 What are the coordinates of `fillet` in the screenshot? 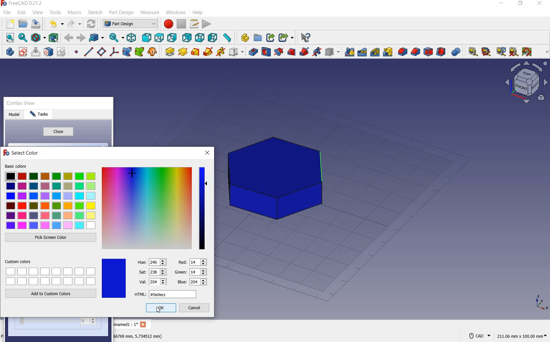 It's located at (402, 52).